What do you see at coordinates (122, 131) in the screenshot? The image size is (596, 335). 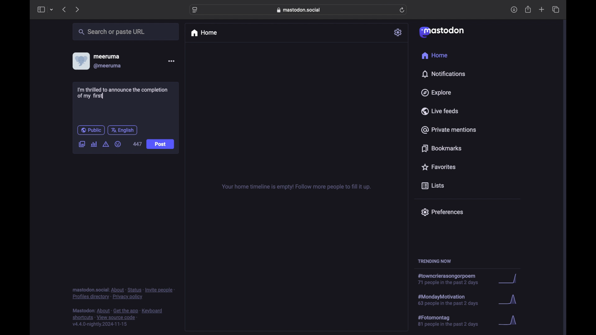 I see `english` at bounding box center [122, 131].